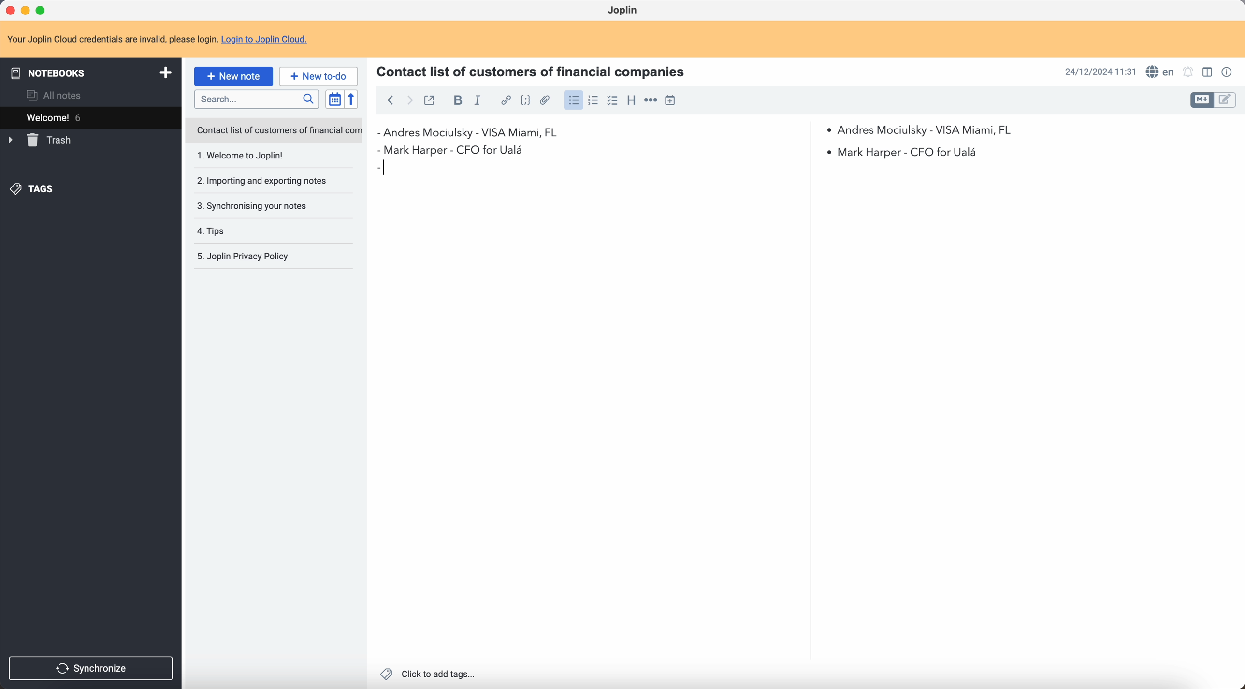 This screenshot has width=1245, height=689. What do you see at coordinates (683, 150) in the screenshot?
I see `Mark Harper` at bounding box center [683, 150].